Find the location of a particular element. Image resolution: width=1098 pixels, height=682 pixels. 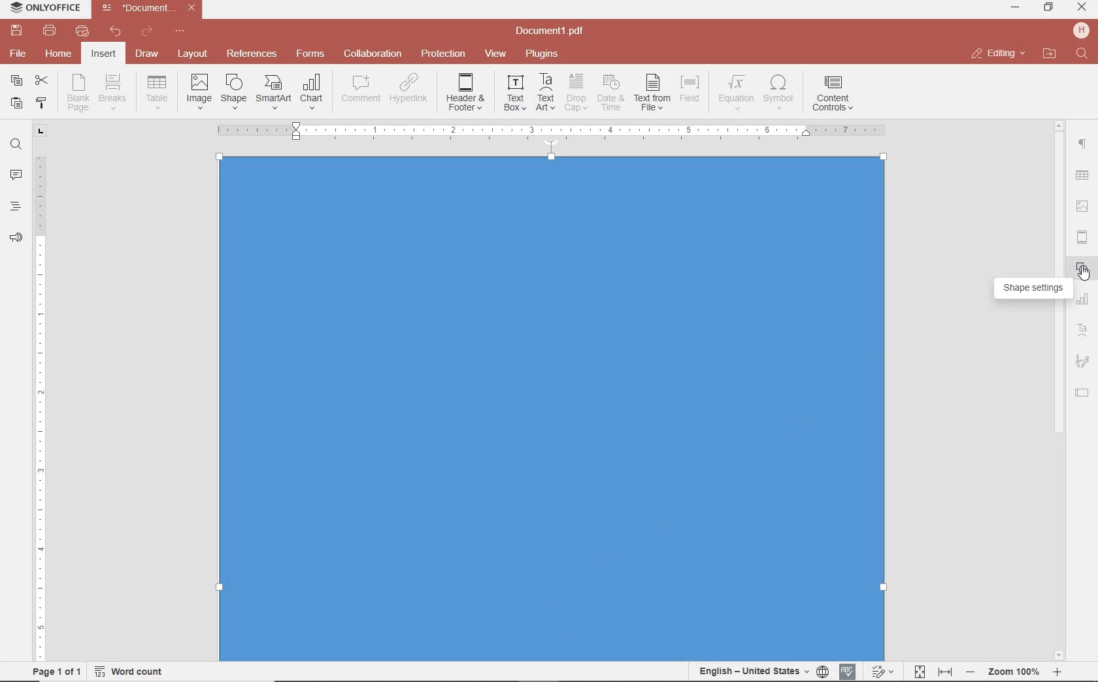

comments is located at coordinates (16, 176).